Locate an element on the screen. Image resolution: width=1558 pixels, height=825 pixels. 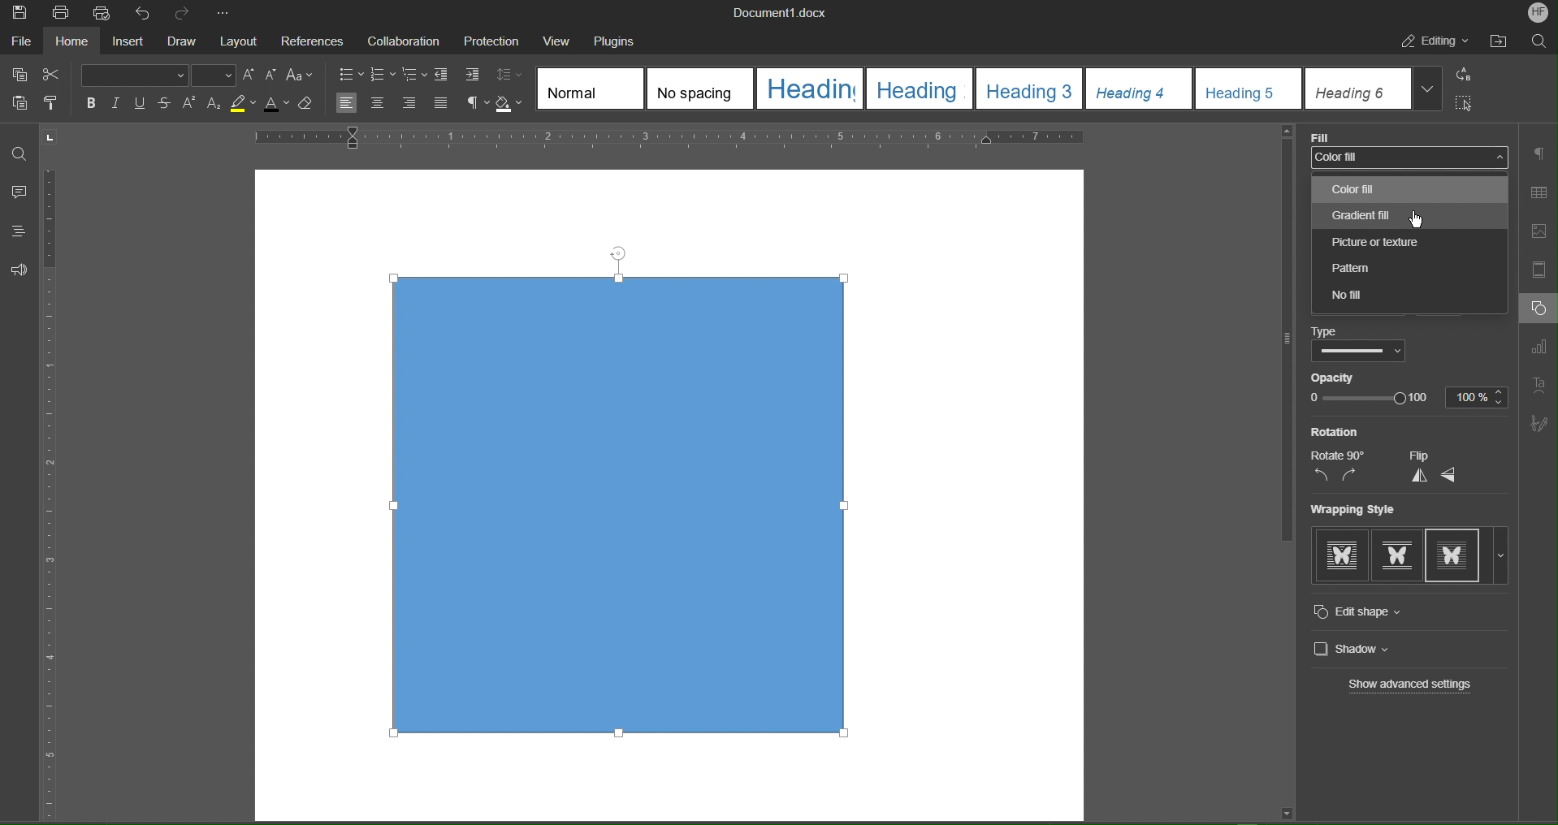
Insert is located at coordinates (127, 41).